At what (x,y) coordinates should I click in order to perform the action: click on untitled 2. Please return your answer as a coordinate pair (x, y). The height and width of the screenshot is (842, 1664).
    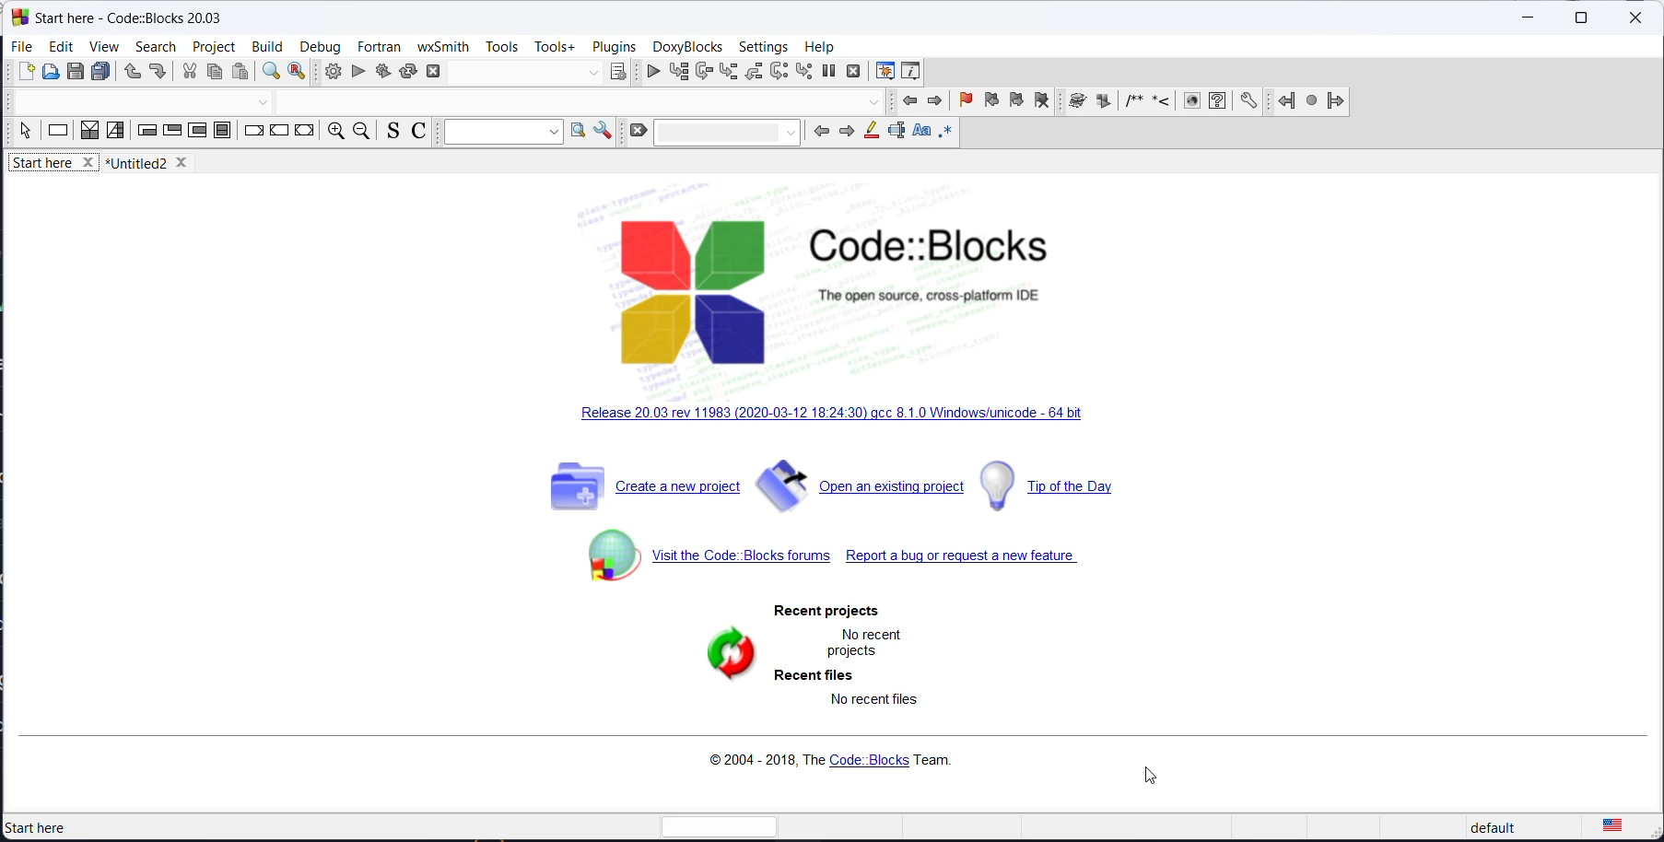
    Looking at the image, I should click on (154, 163).